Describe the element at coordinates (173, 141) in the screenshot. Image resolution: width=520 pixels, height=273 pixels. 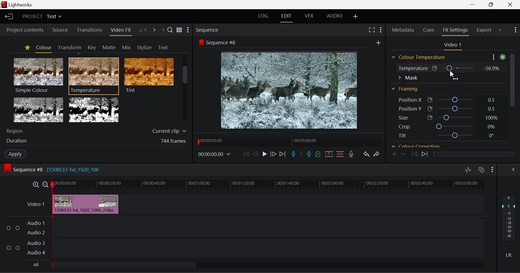
I see `744 frames` at that location.